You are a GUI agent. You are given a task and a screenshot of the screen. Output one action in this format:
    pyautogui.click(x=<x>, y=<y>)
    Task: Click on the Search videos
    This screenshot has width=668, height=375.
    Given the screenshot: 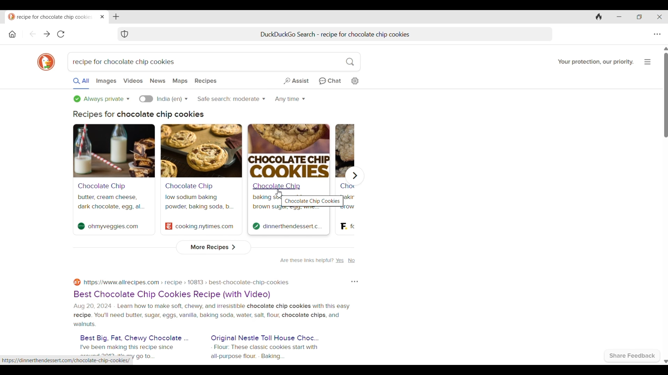 What is the action you would take?
    pyautogui.click(x=133, y=81)
    